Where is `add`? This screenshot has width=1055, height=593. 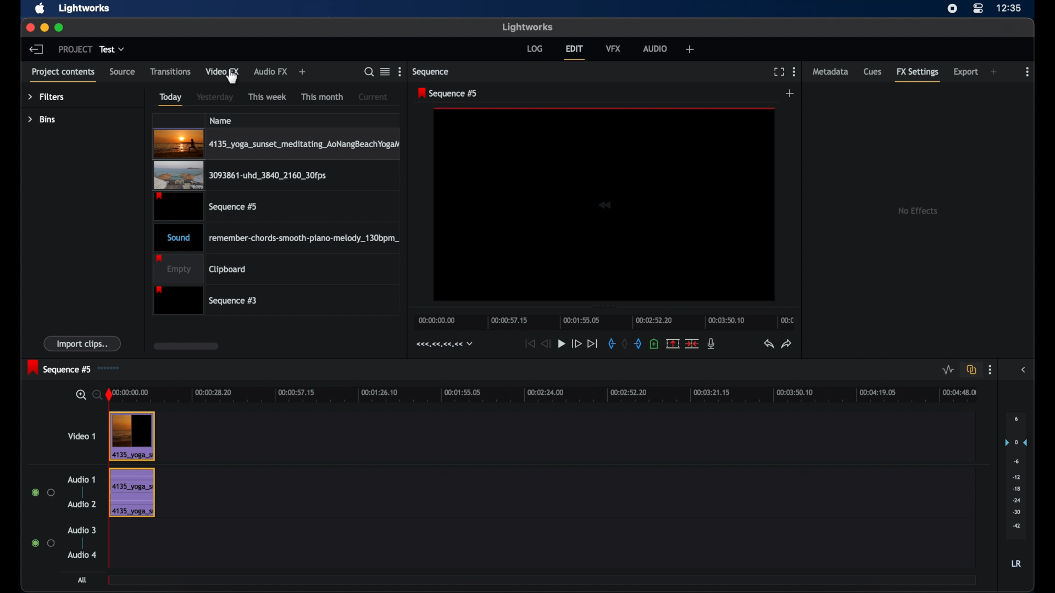 add is located at coordinates (303, 71).